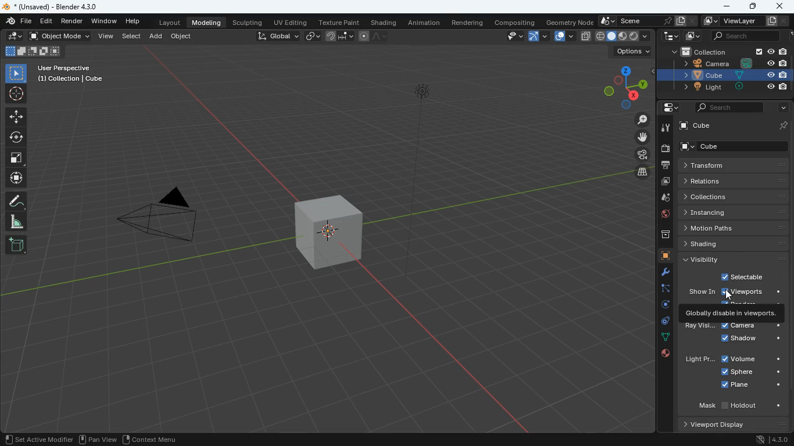 The width and height of the screenshot is (794, 446). Describe the element at coordinates (641, 172) in the screenshot. I see `layers` at that location.